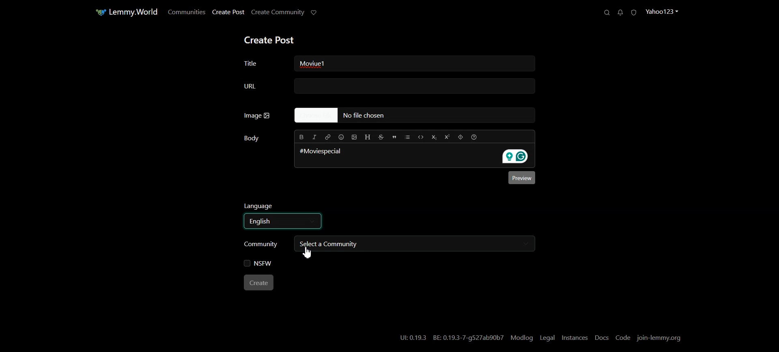 The image size is (779, 352). What do you see at coordinates (602, 338) in the screenshot?
I see `Docs` at bounding box center [602, 338].